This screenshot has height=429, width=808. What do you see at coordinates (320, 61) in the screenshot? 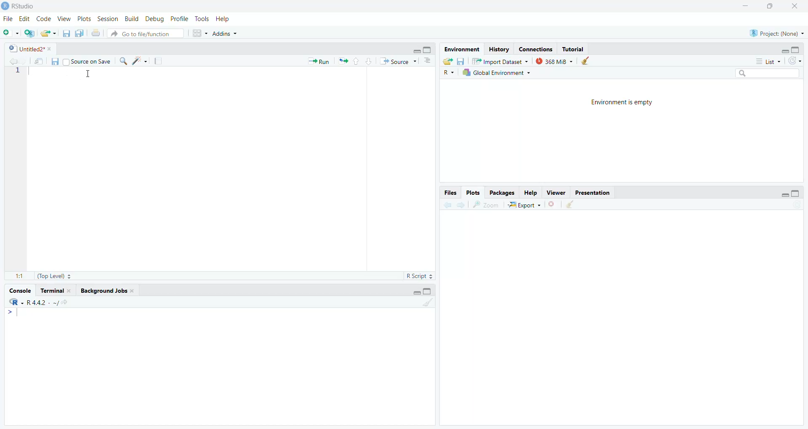
I see `* Run` at bounding box center [320, 61].